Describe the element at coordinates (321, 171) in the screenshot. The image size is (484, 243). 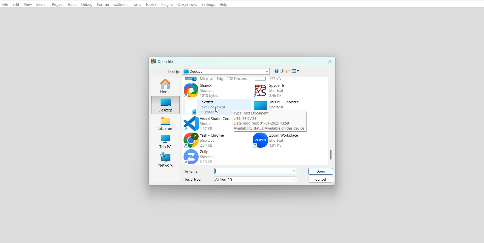
I see `Open ` at that location.